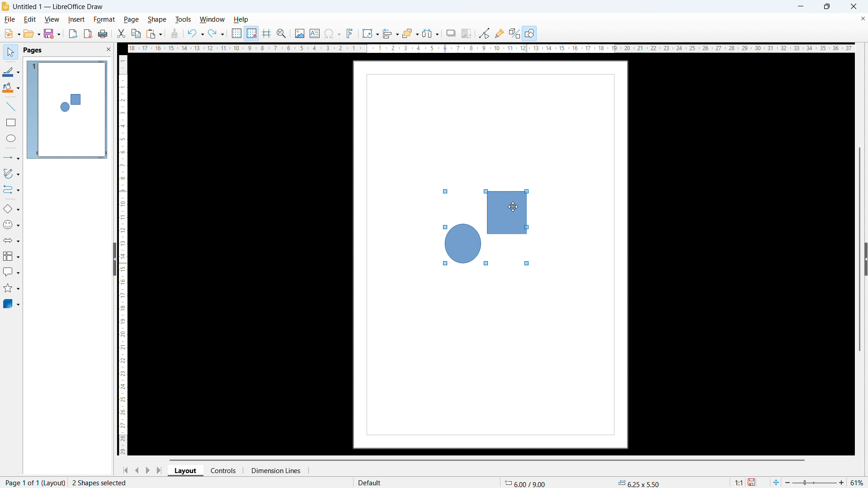 The width and height of the screenshot is (868, 488). Describe the element at coordinates (527, 483) in the screenshot. I see `cursor coordinate` at that location.